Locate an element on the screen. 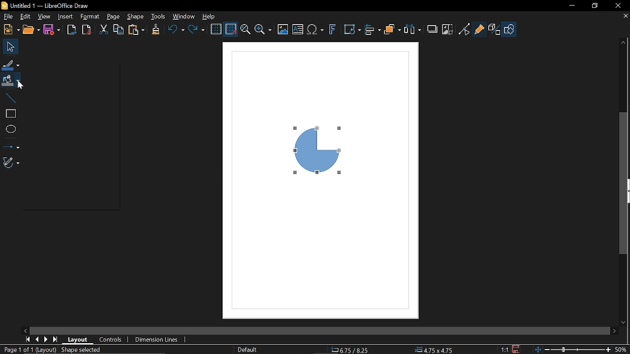 This screenshot has height=354, width=630. Clone tool is located at coordinates (155, 30).